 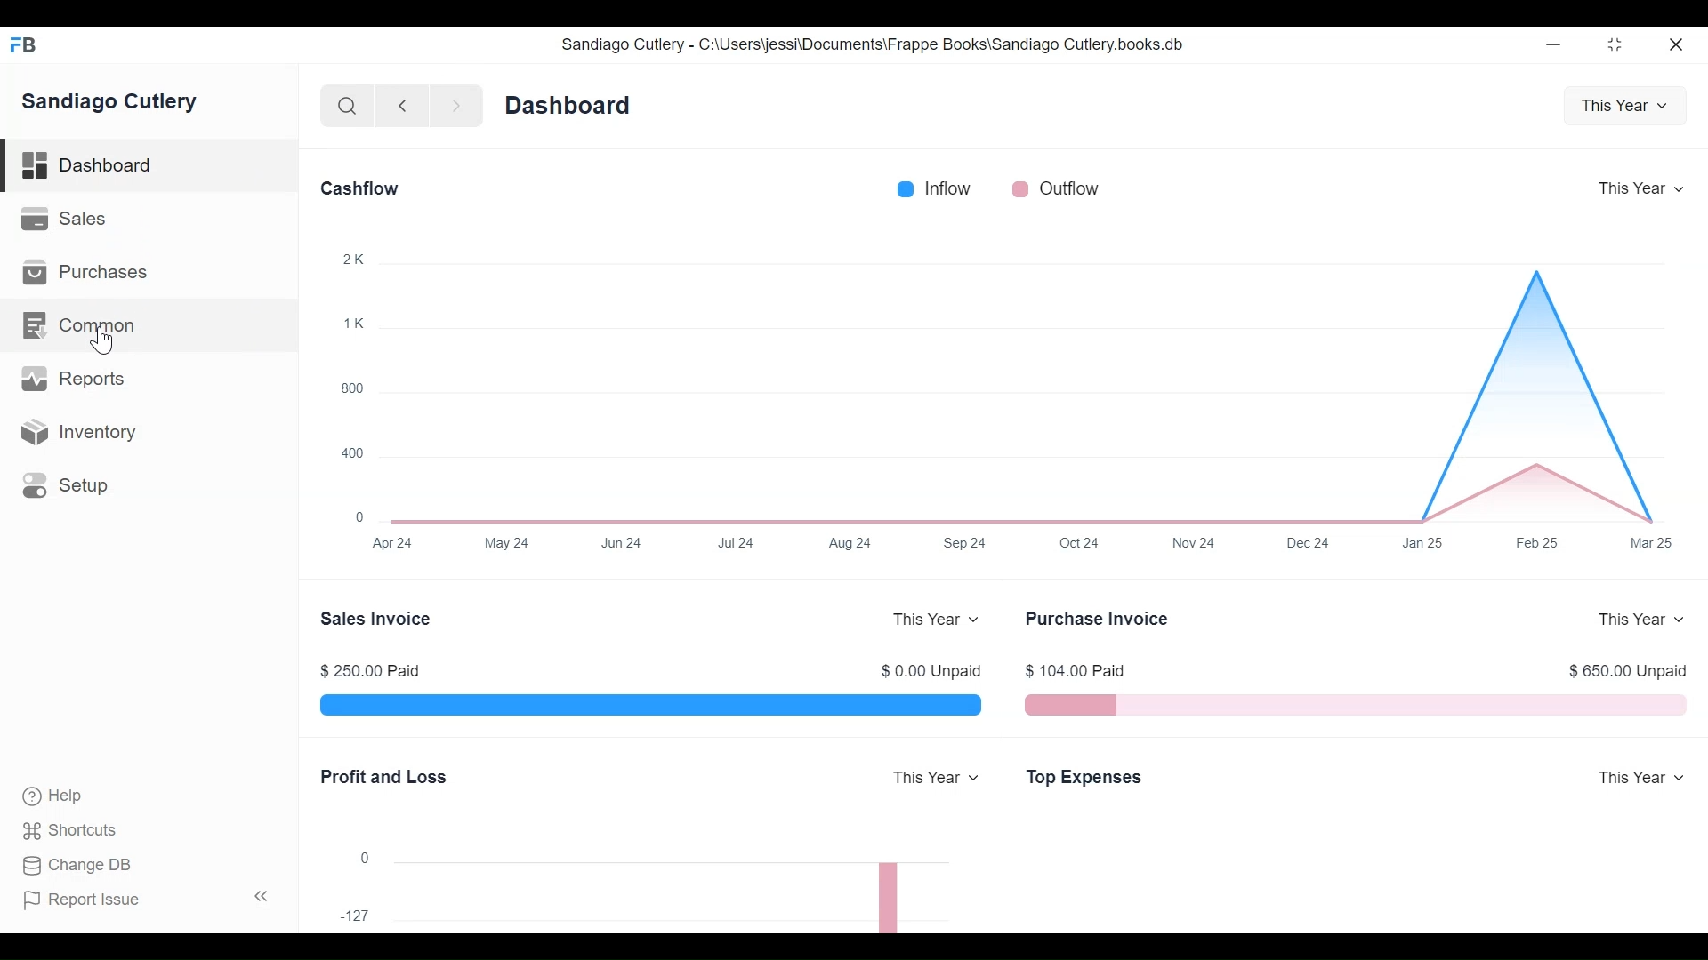 What do you see at coordinates (389, 776) in the screenshot?
I see `Profit and Loss` at bounding box center [389, 776].